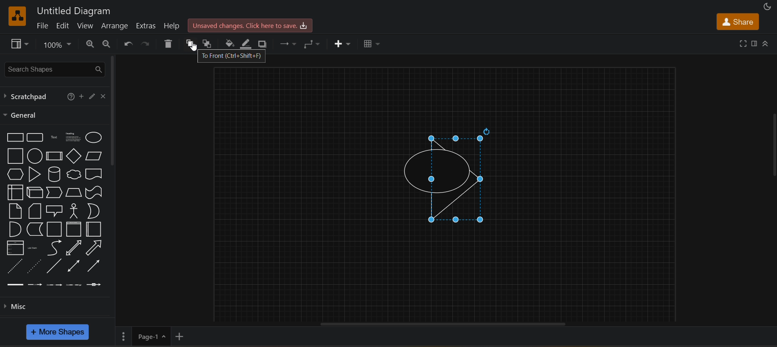 This screenshot has width=777, height=347. Describe the element at coordinates (74, 285) in the screenshot. I see `connector with 3 label` at that location.